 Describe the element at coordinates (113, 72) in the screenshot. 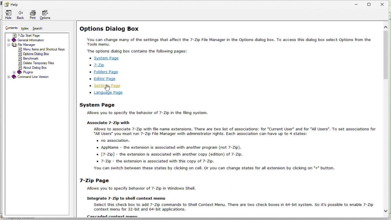

I see `folders page` at that location.